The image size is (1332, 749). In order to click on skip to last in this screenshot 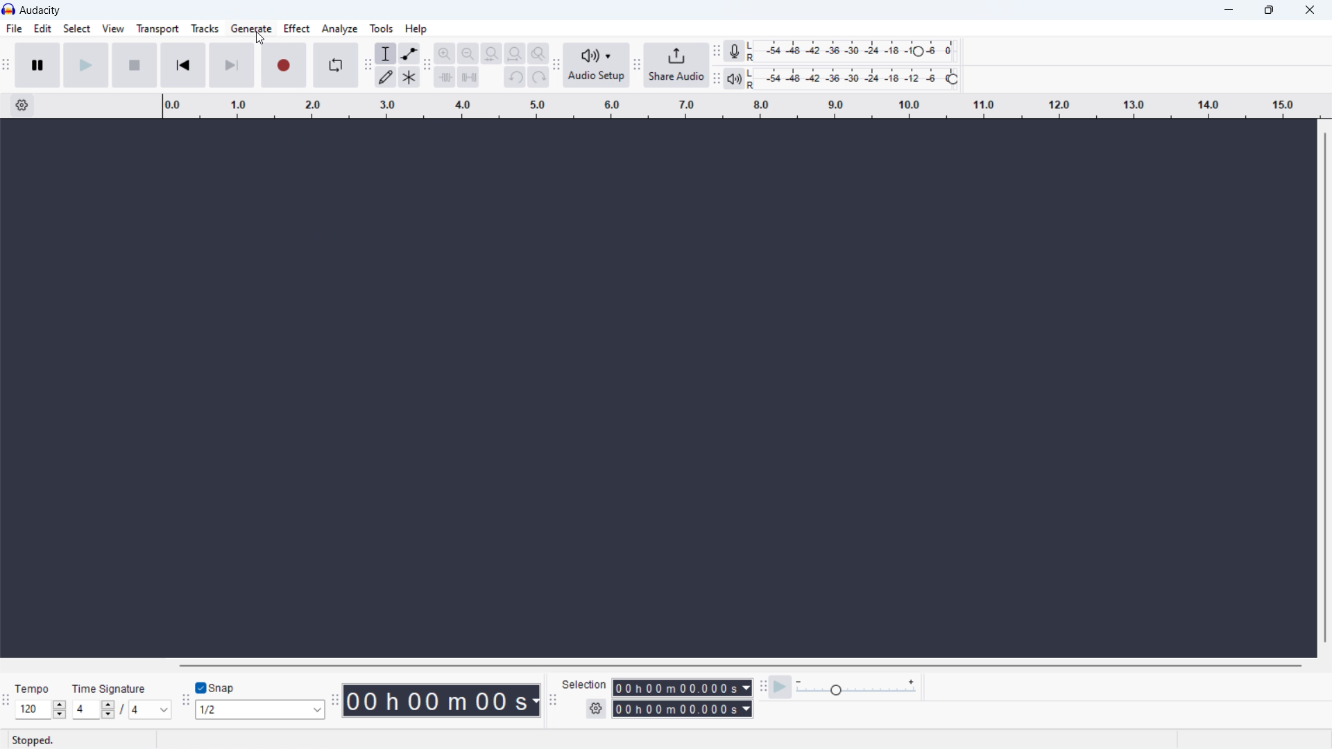, I will do `click(232, 65)`.